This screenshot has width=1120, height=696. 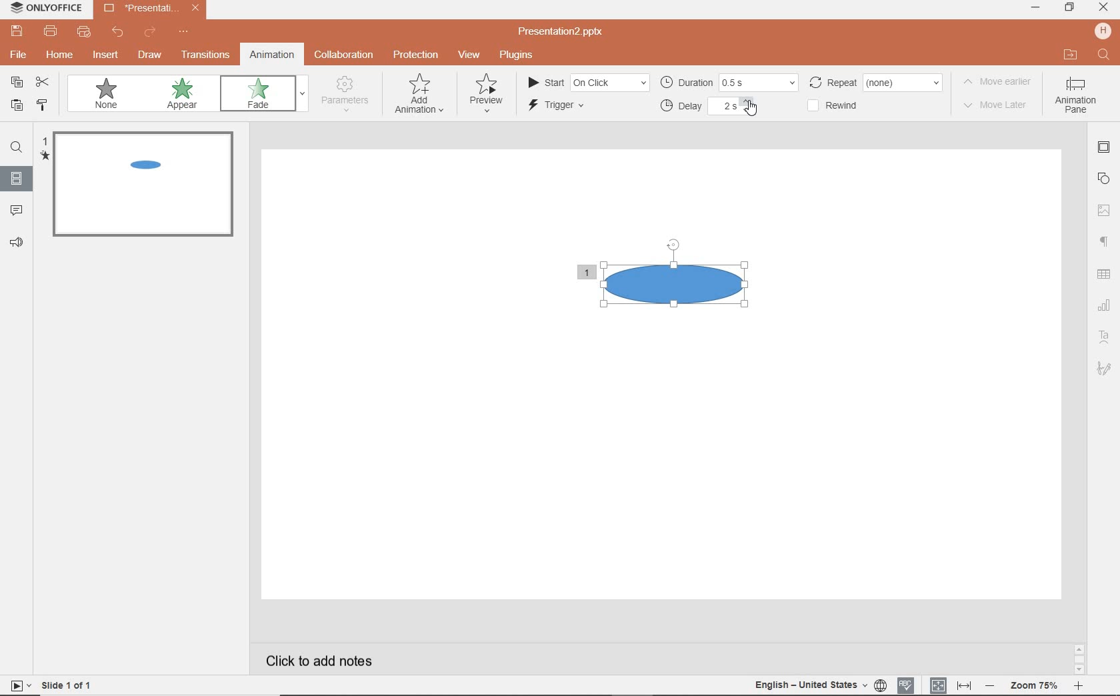 I want to click on transitions, so click(x=205, y=55).